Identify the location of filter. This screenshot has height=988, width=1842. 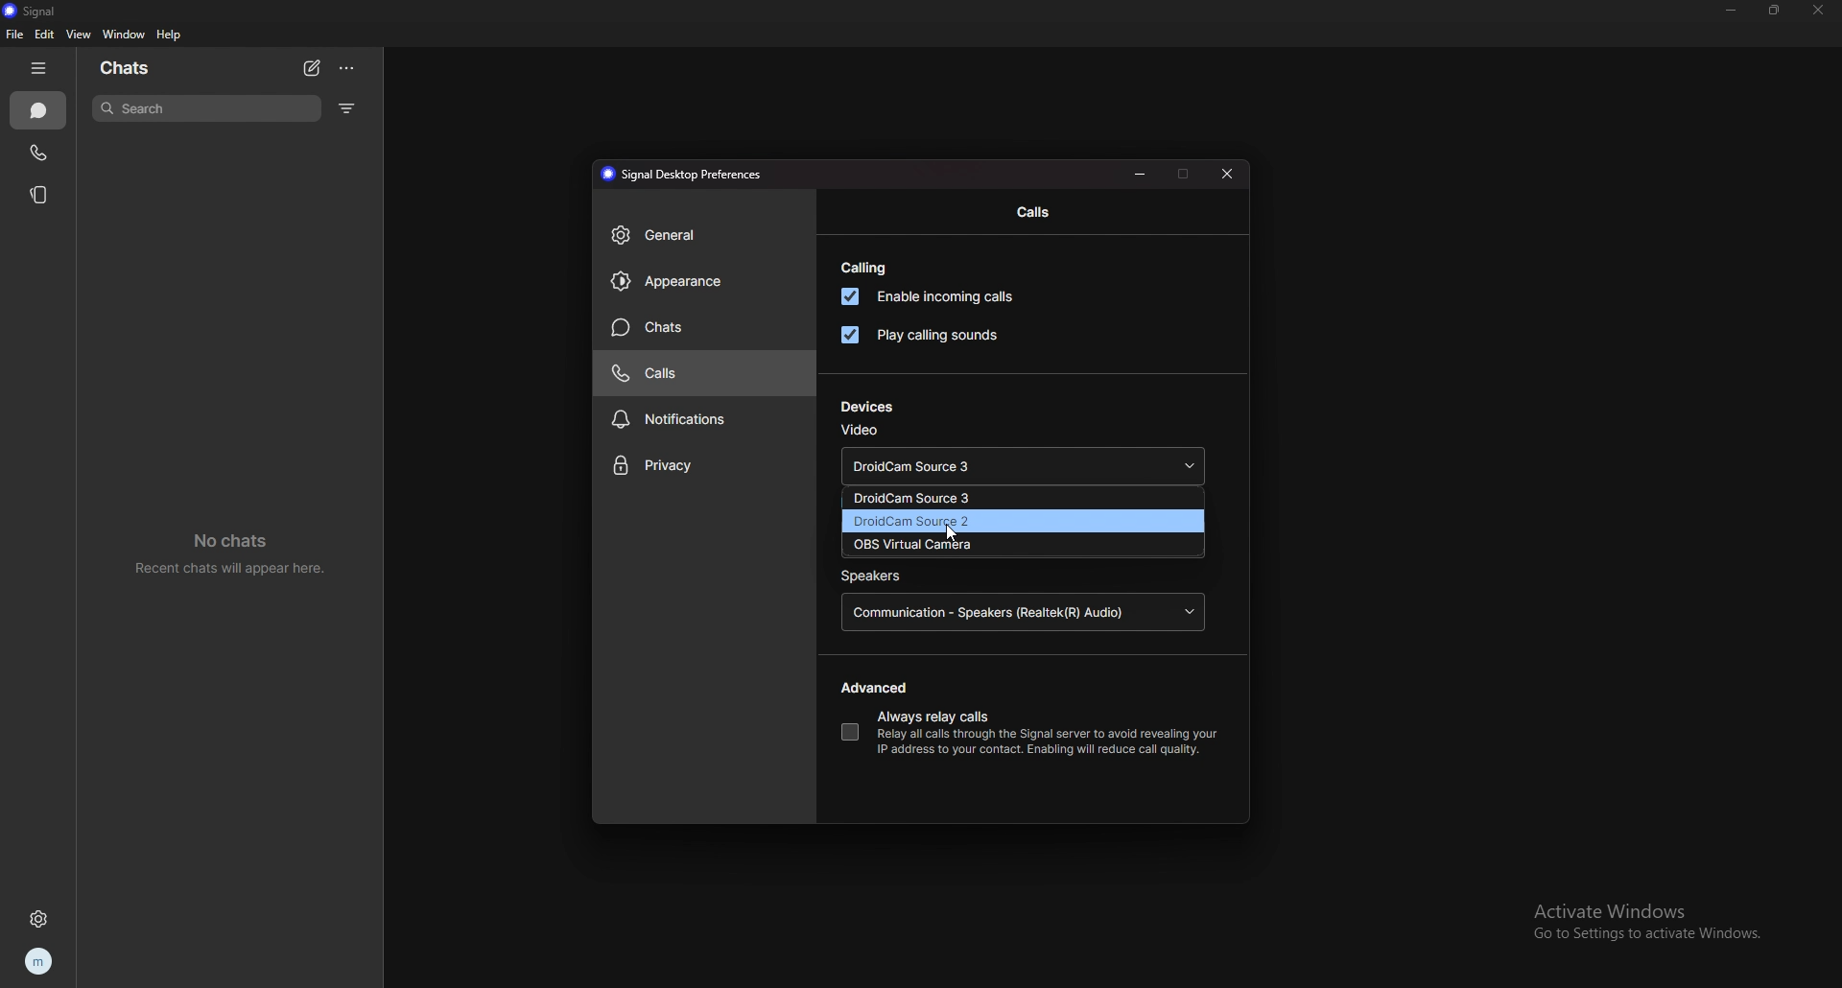
(347, 108).